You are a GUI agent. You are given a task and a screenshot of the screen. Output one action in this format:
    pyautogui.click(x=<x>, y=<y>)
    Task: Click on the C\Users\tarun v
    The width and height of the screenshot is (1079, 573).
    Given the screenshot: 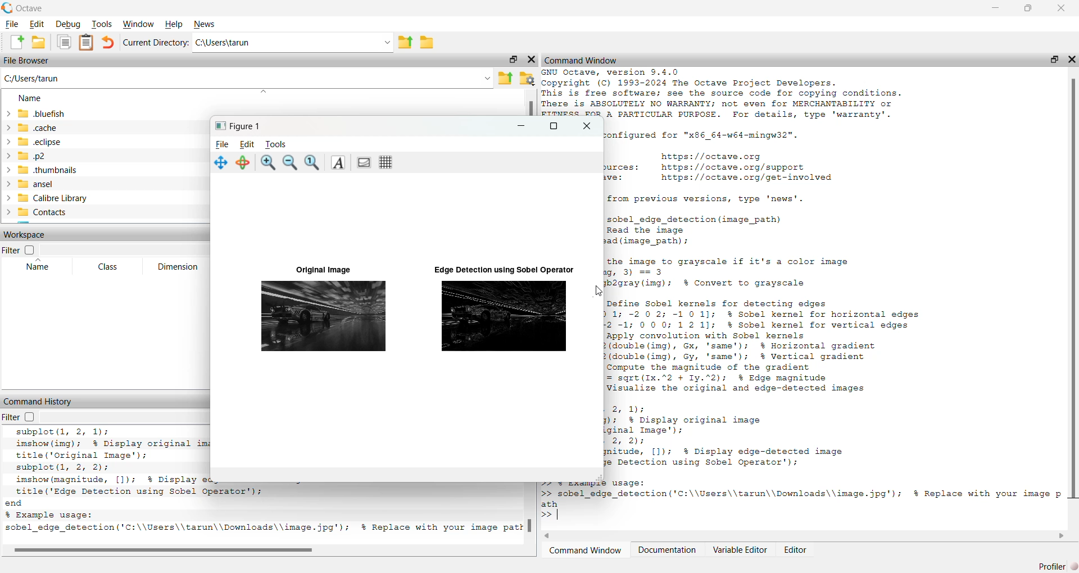 What is the action you would take?
    pyautogui.click(x=292, y=43)
    